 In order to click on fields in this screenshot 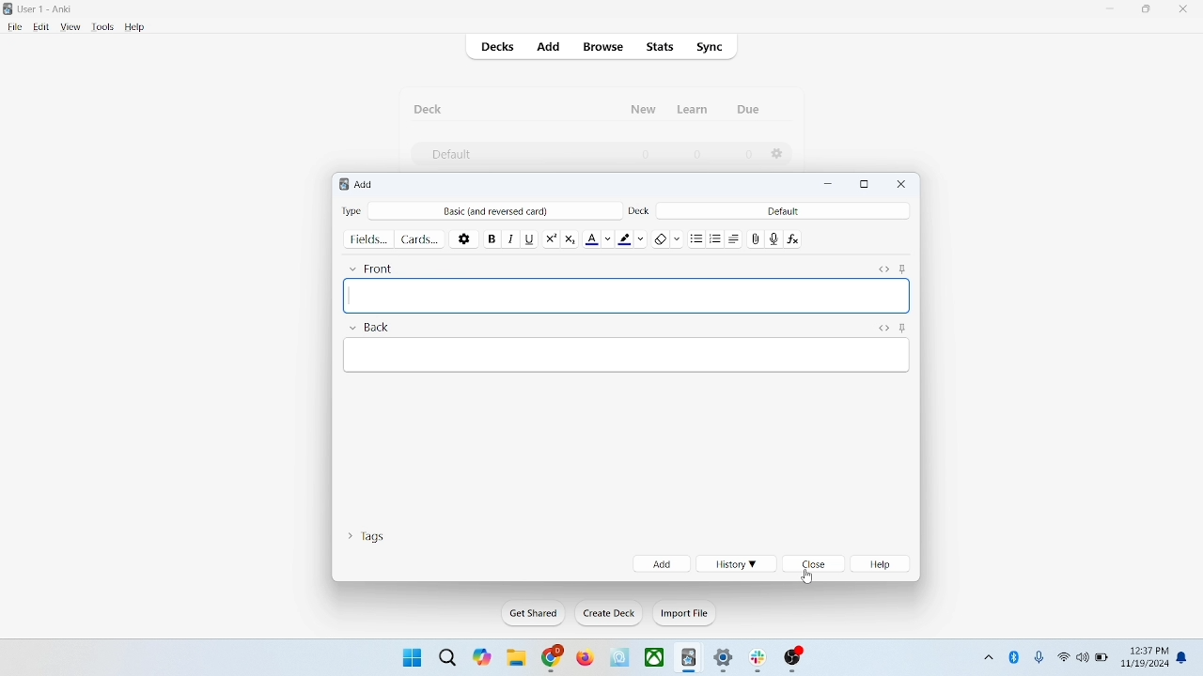, I will do `click(368, 238)`.